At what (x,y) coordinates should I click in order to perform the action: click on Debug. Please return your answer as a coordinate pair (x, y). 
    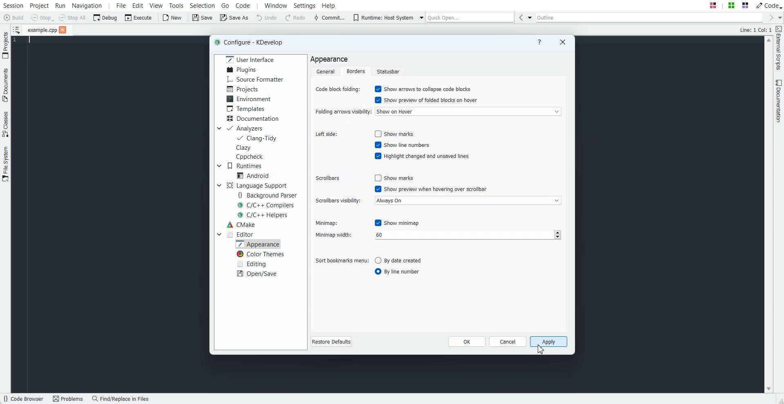
    Looking at the image, I should click on (105, 18).